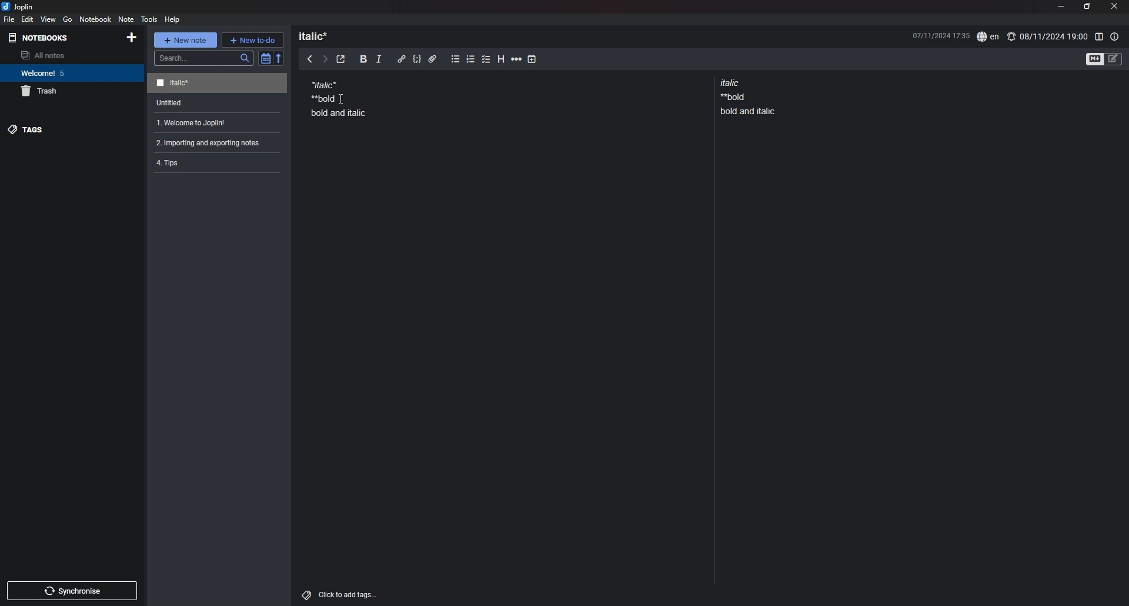 This screenshot has width=1129, height=606. What do you see at coordinates (41, 38) in the screenshot?
I see `notebooks` at bounding box center [41, 38].